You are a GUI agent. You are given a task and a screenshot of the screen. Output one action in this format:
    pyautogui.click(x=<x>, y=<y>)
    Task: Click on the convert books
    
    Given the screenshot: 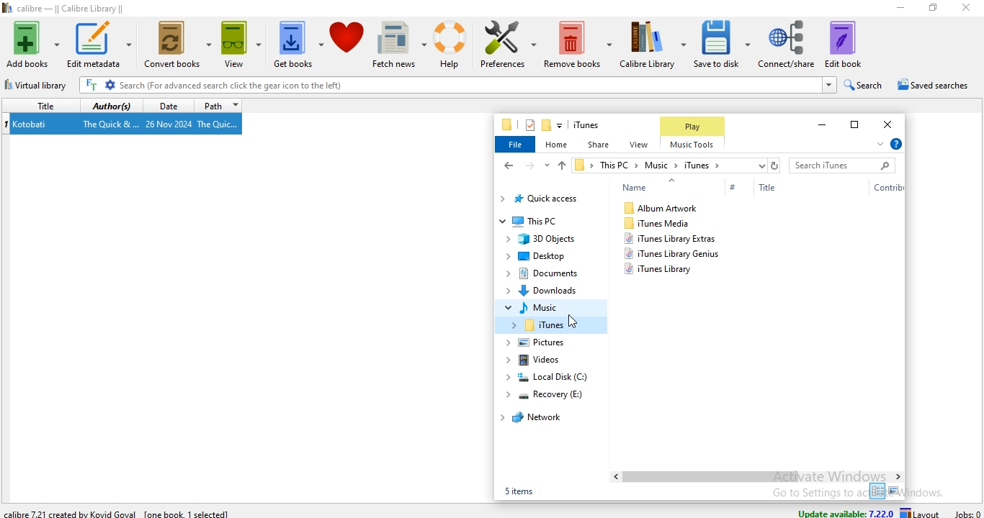 What is the action you would take?
    pyautogui.click(x=176, y=47)
    